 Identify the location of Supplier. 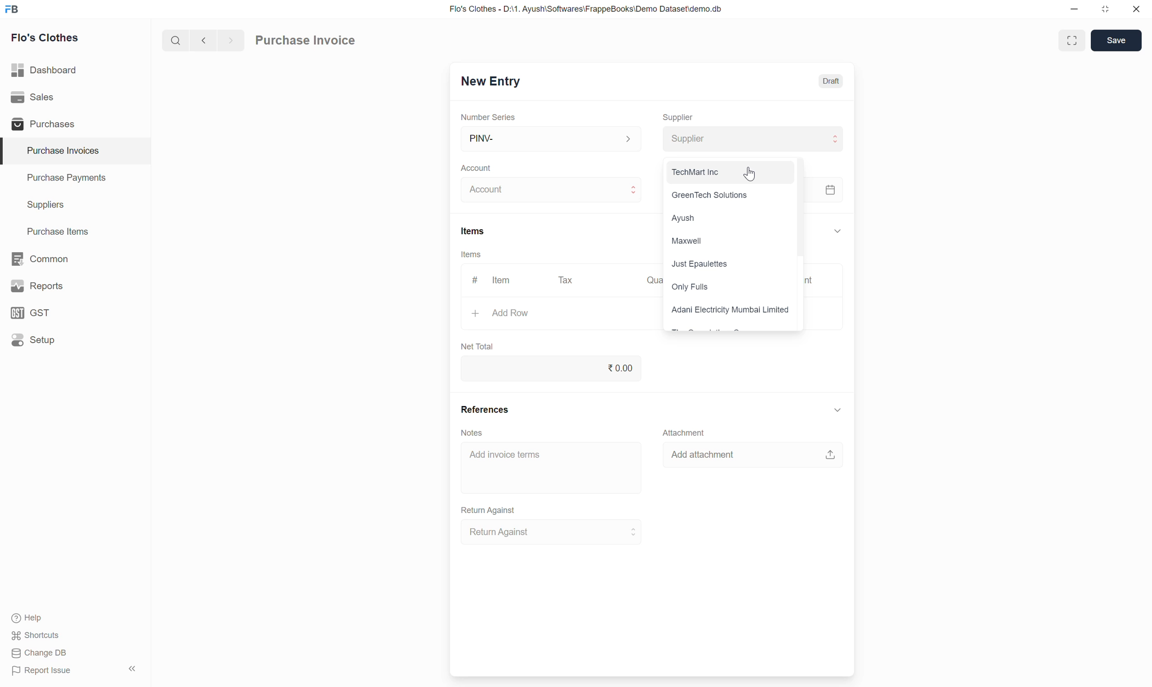
(753, 139).